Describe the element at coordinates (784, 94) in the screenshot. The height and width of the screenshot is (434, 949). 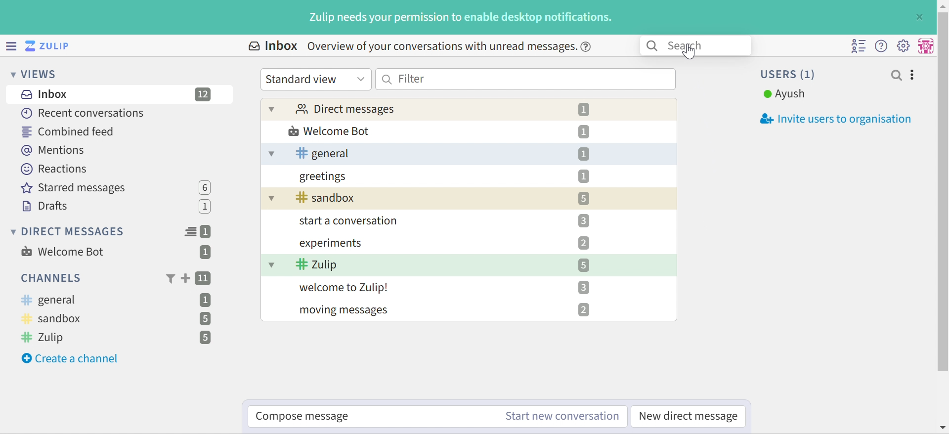
I see `Ayush` at that location.